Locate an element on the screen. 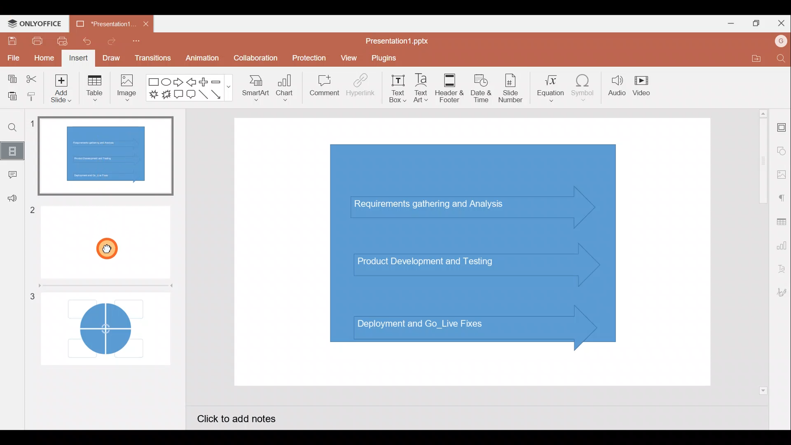 Image resolution: width=791 pixels, height=445 pixels. Account name is located at coordinates (778, 42).